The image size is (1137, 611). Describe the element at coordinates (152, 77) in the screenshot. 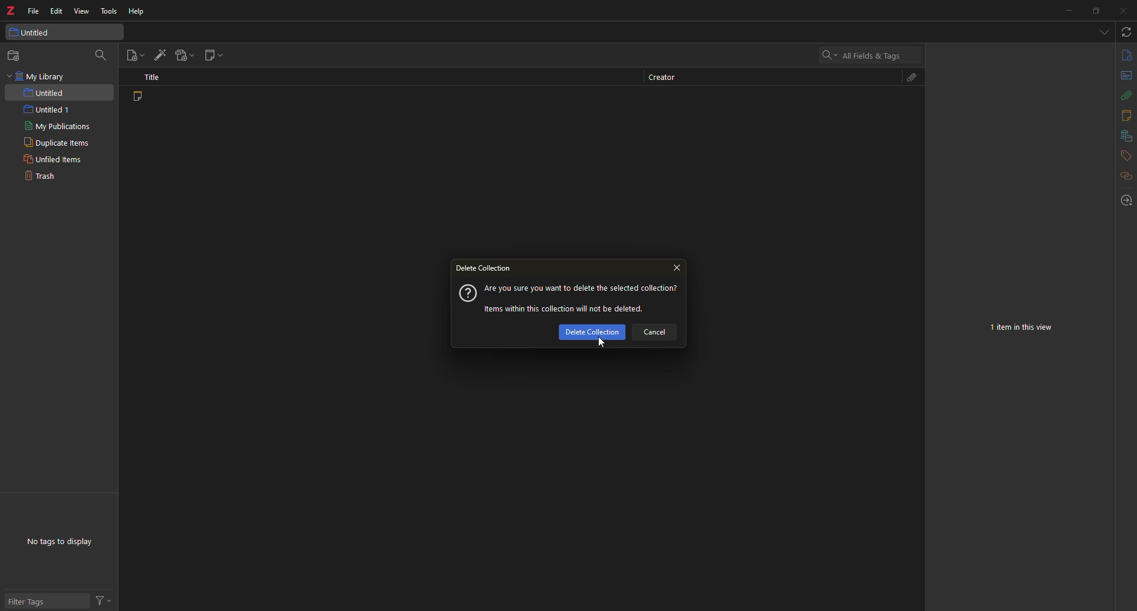

I see `title` at that location.